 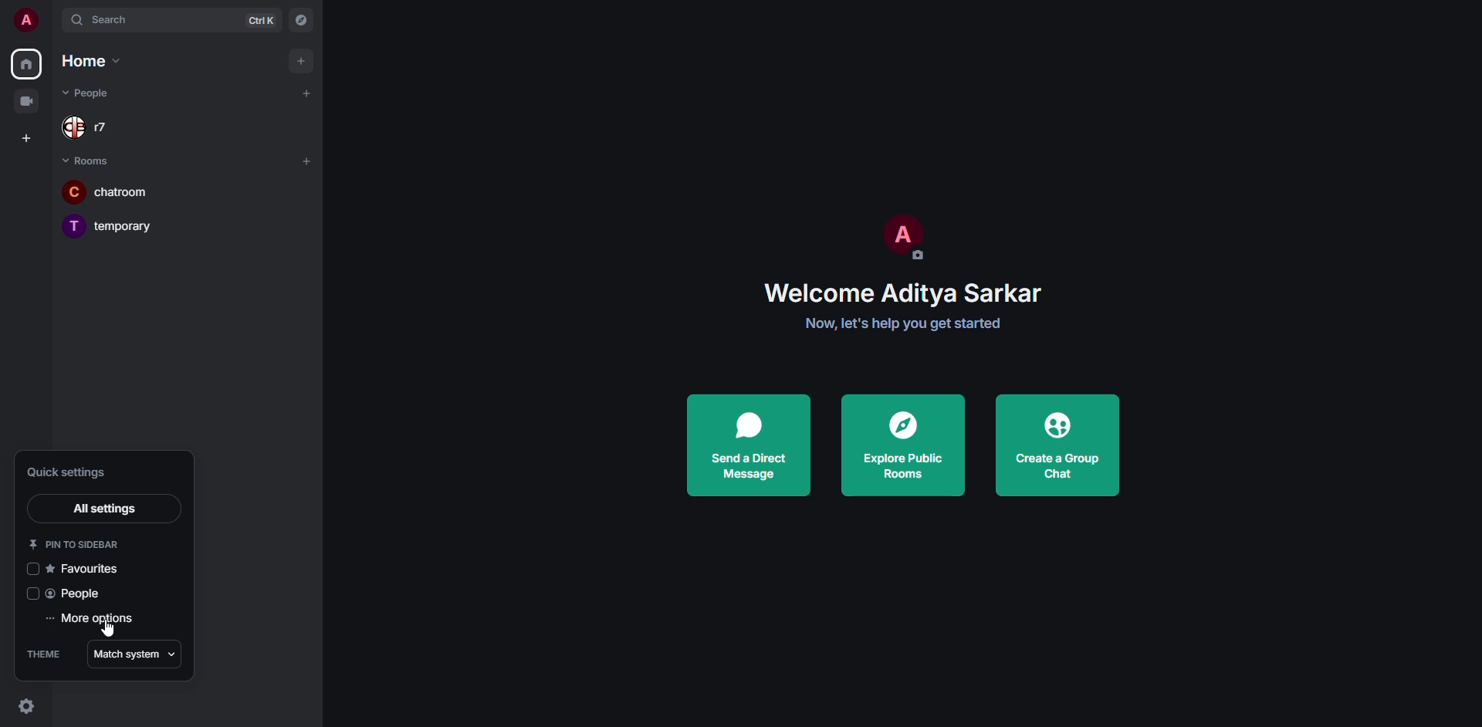 I want to click on expand, so click(x=52, y=19).